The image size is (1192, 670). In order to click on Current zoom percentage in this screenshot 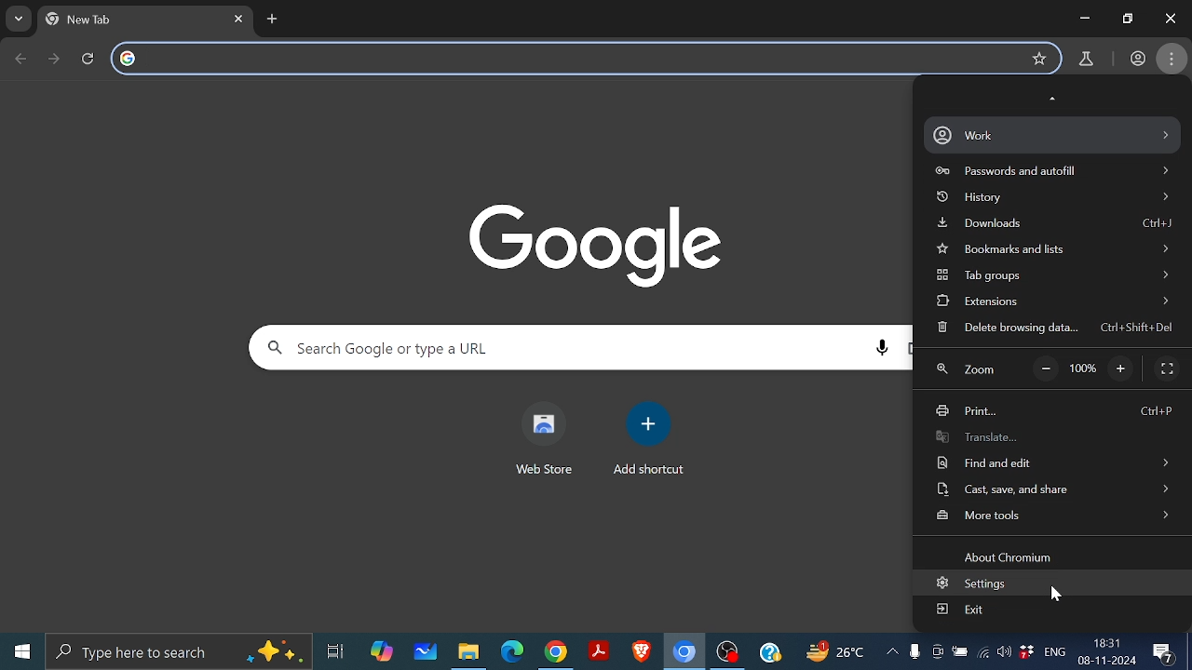, I will do `click(1085, 370)`.